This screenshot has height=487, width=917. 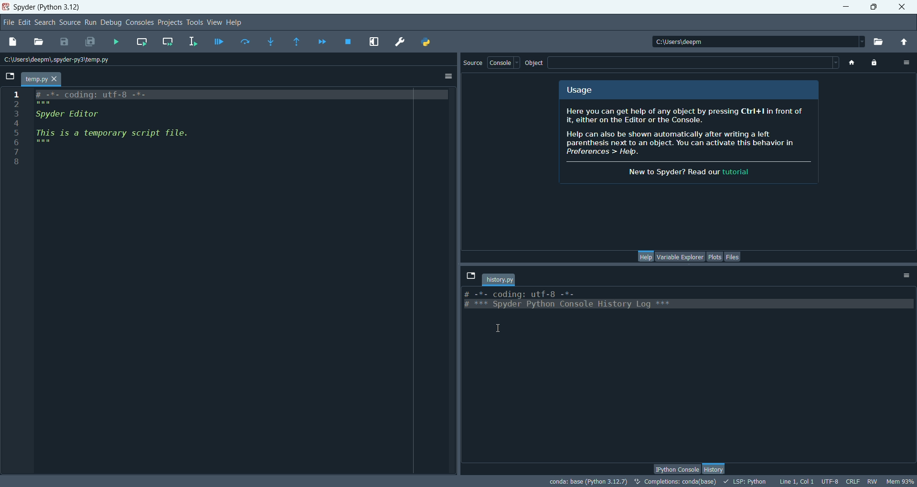 What do you see at coordinates (218, 43) in the screenshot?
I see `debug files` at bounding box center [218, 43].